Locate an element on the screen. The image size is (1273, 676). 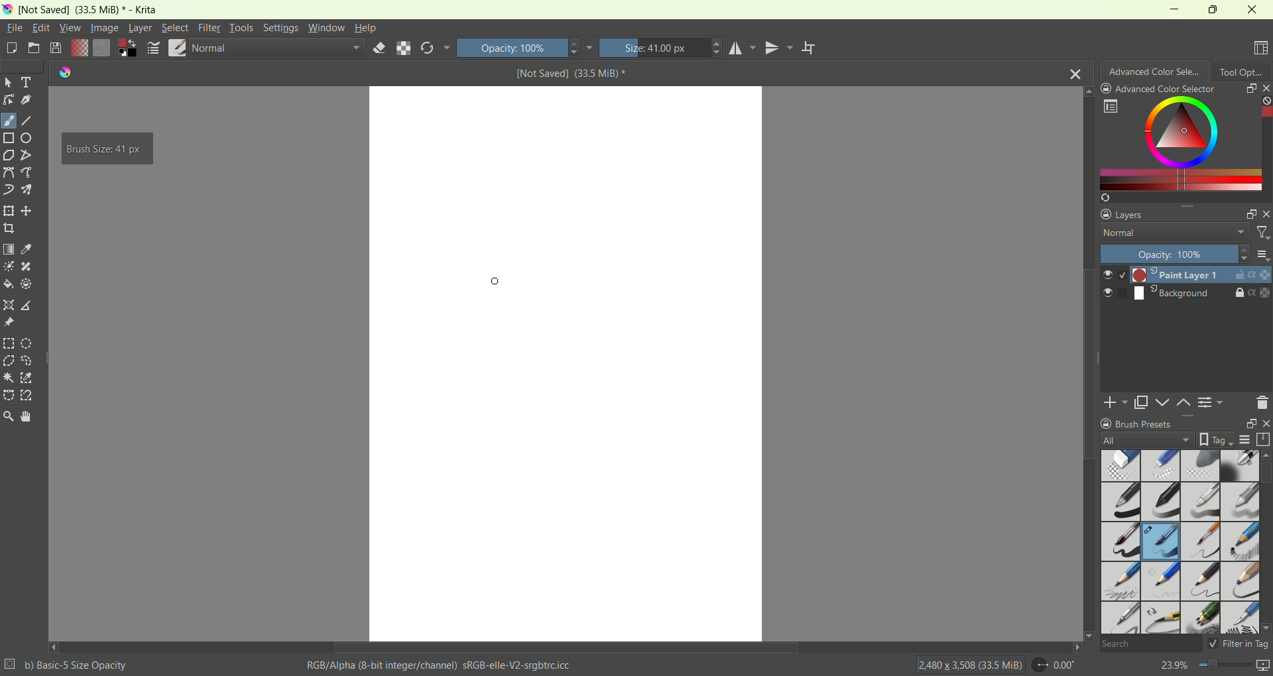
line is located at coordinates (27, 121).